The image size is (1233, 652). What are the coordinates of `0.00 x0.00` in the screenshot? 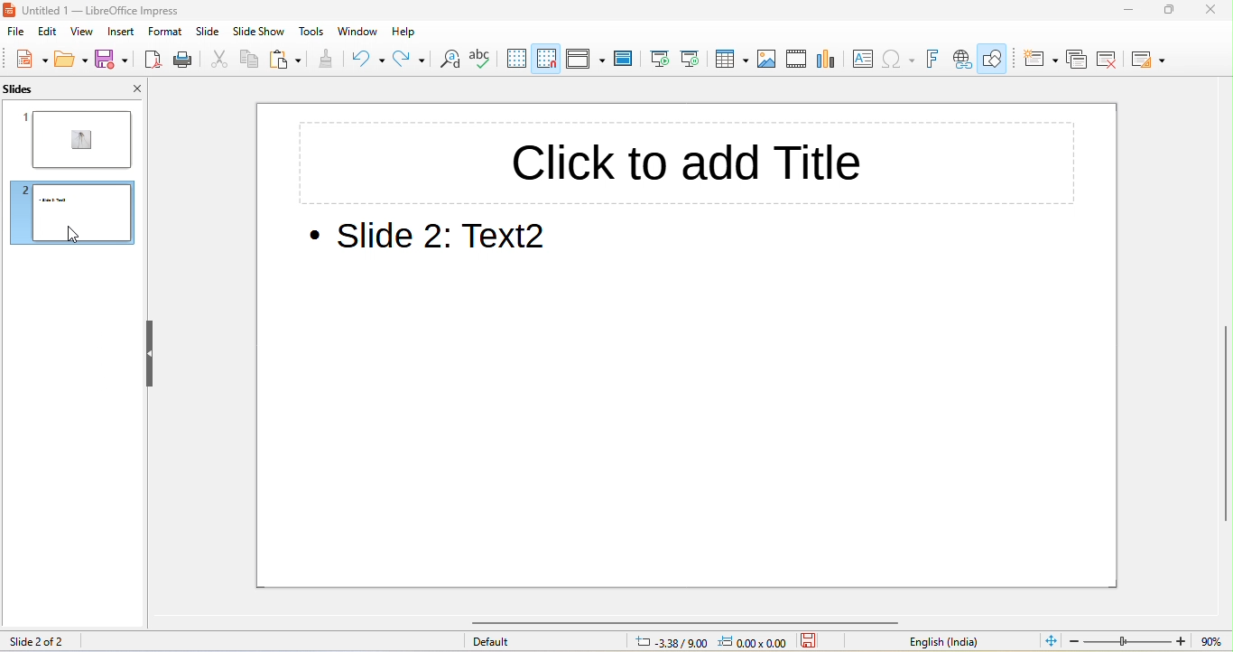 It's located at (755, 641).